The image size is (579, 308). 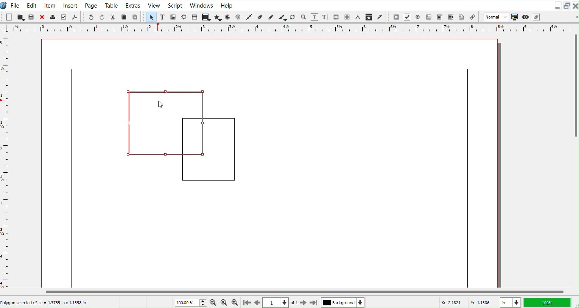 I want to click on Spiral, so click(x=238, y=17).